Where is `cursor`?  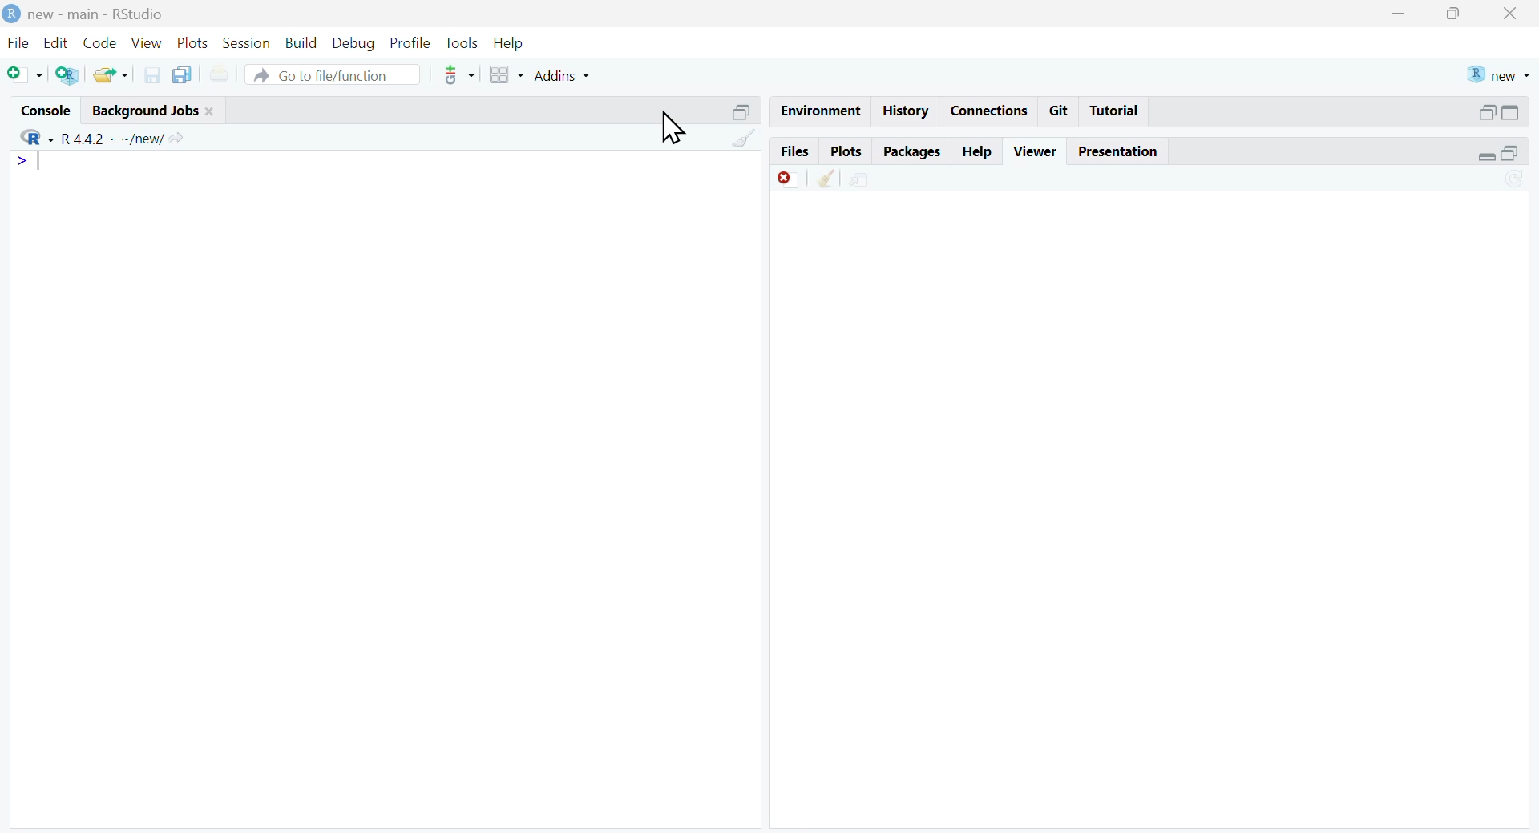
cursor is located at coordinates (677, 128).